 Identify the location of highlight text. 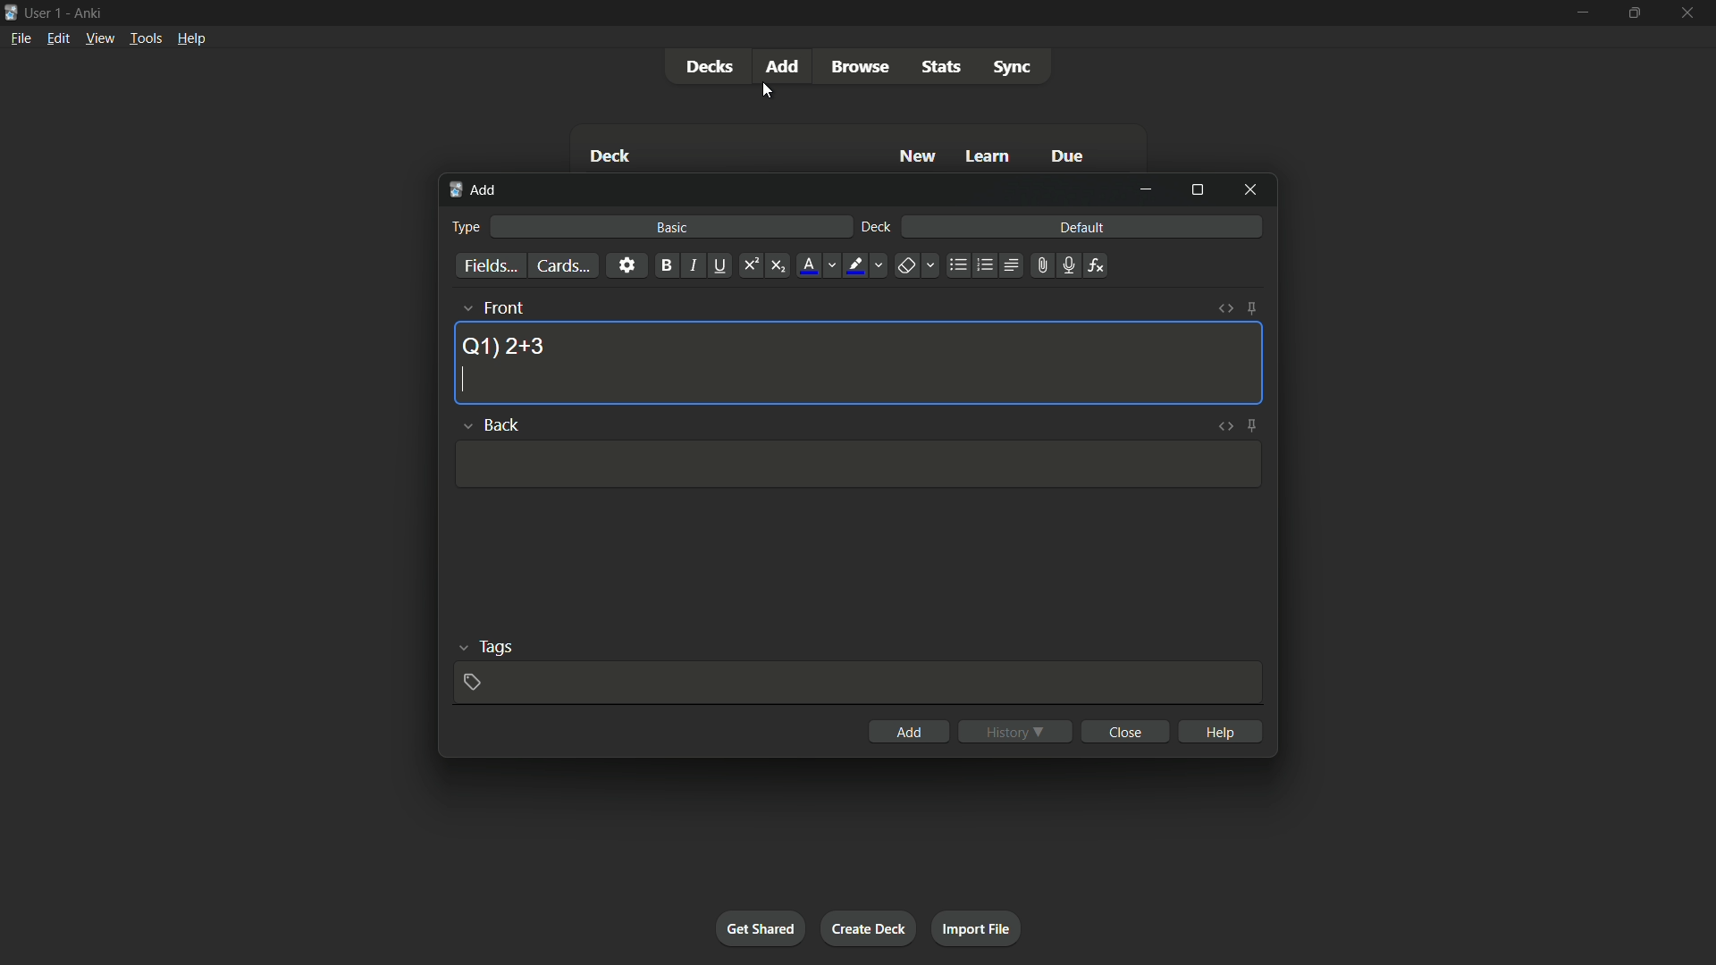
(853, 266).